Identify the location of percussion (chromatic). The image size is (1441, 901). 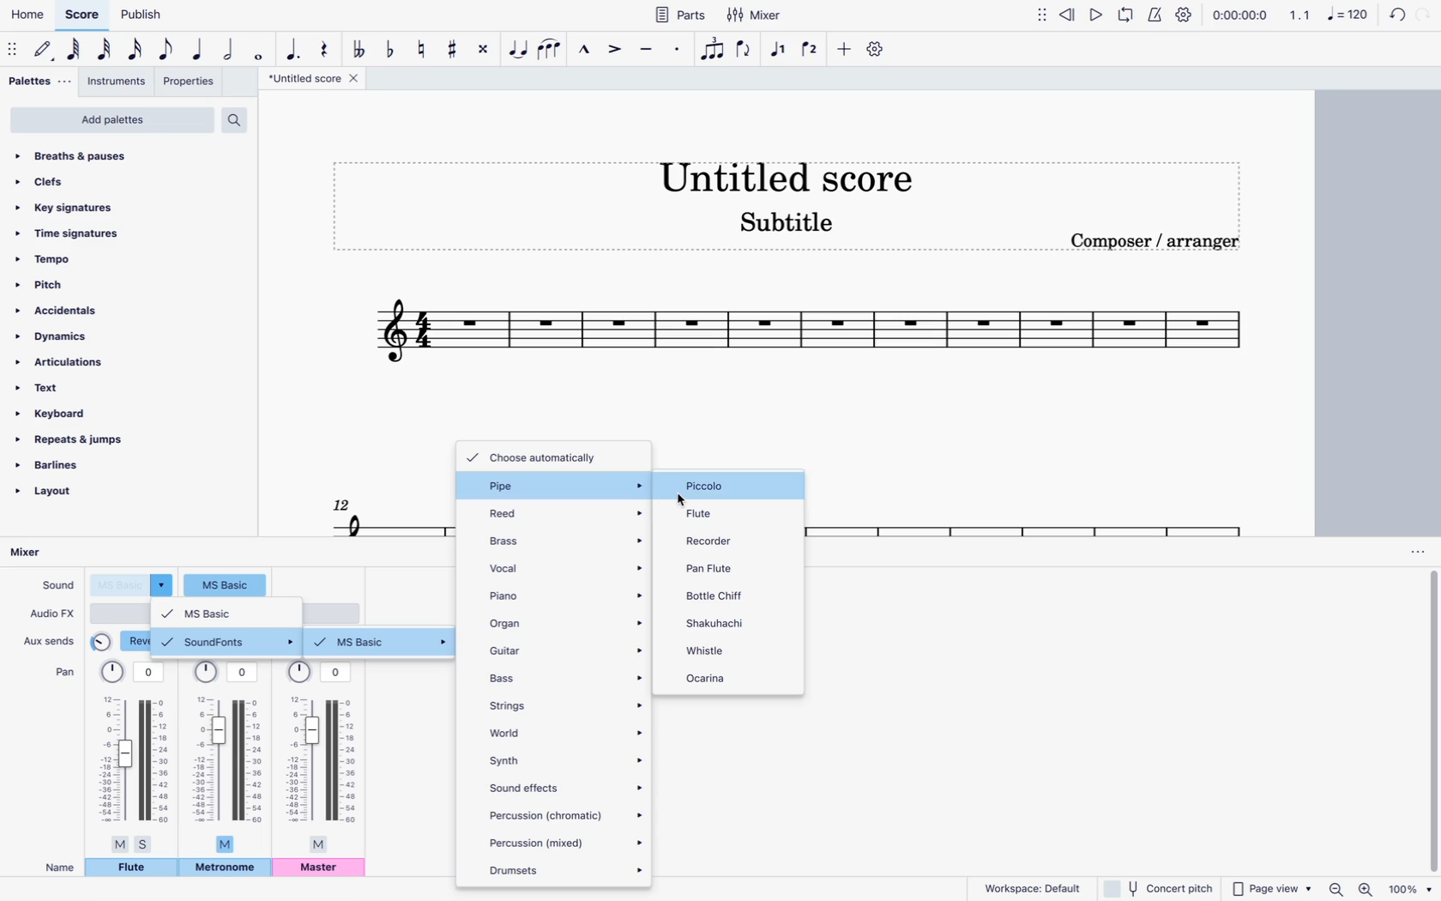
(567, 812).